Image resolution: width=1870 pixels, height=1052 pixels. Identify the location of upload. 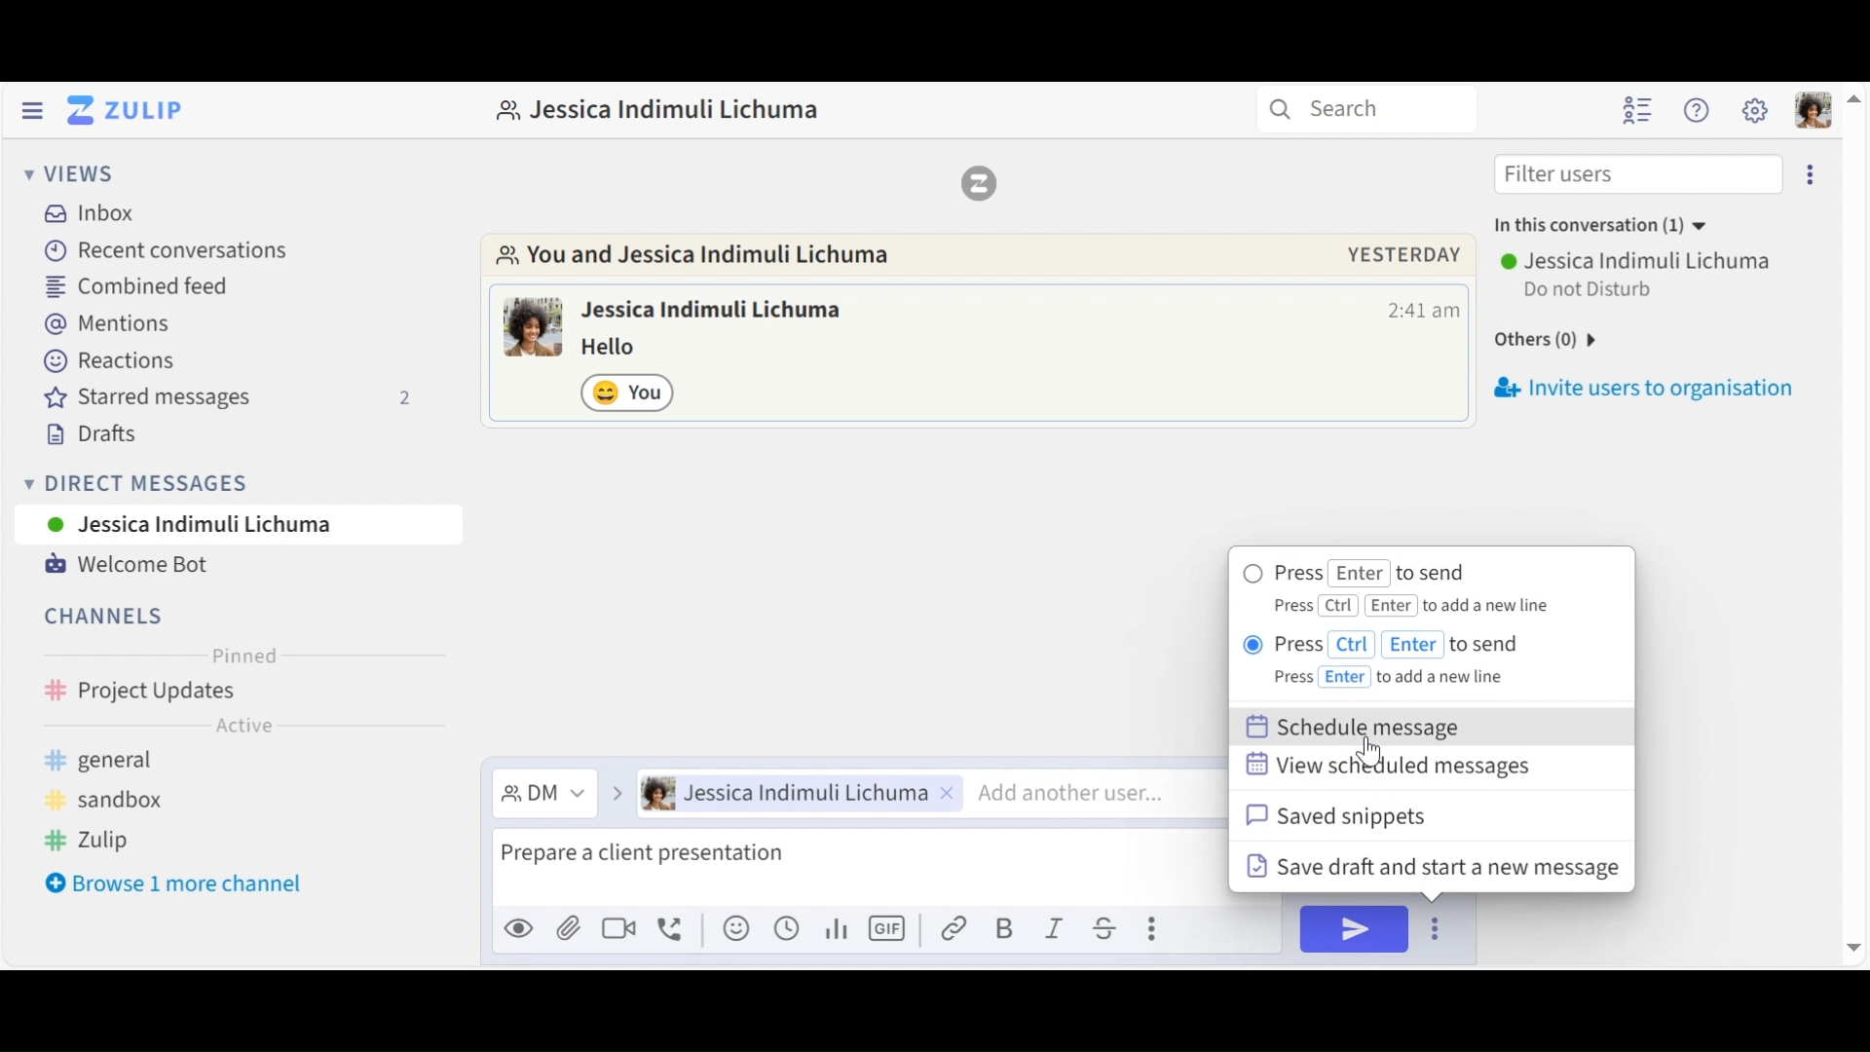
(569, 931).